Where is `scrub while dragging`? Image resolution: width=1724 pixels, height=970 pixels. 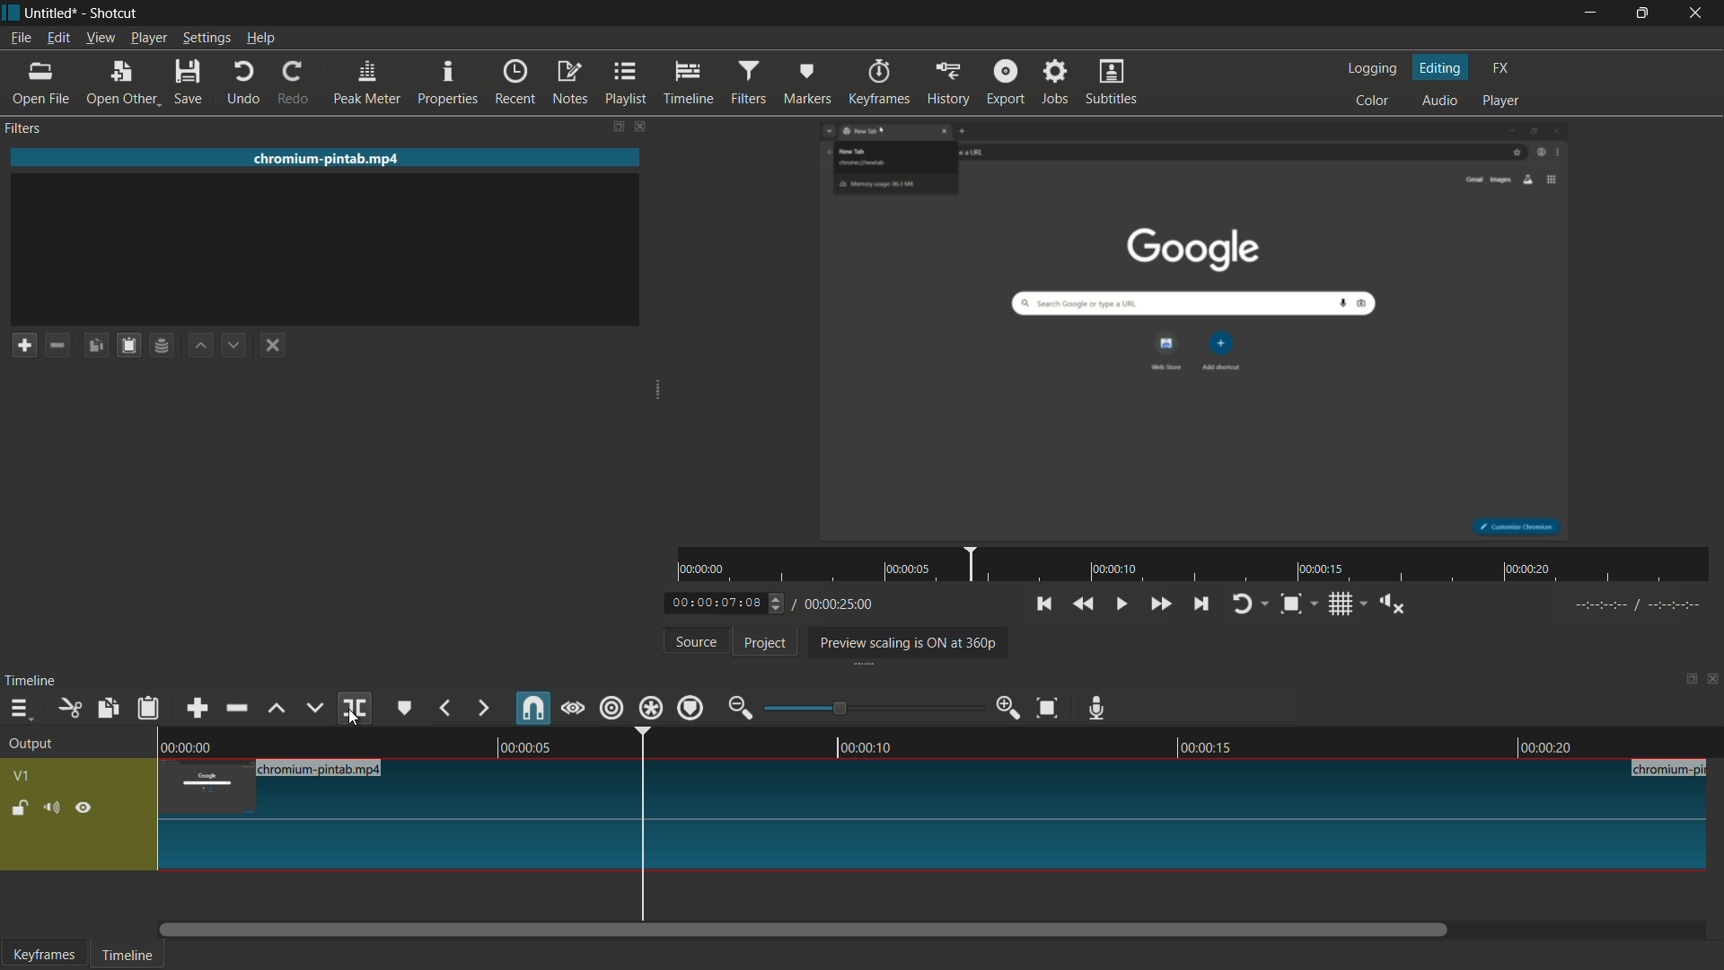 scrub while dragging is located at coordinates (574, 710).